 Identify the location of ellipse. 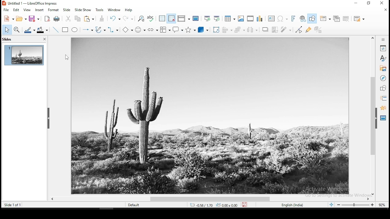
(75, 30).